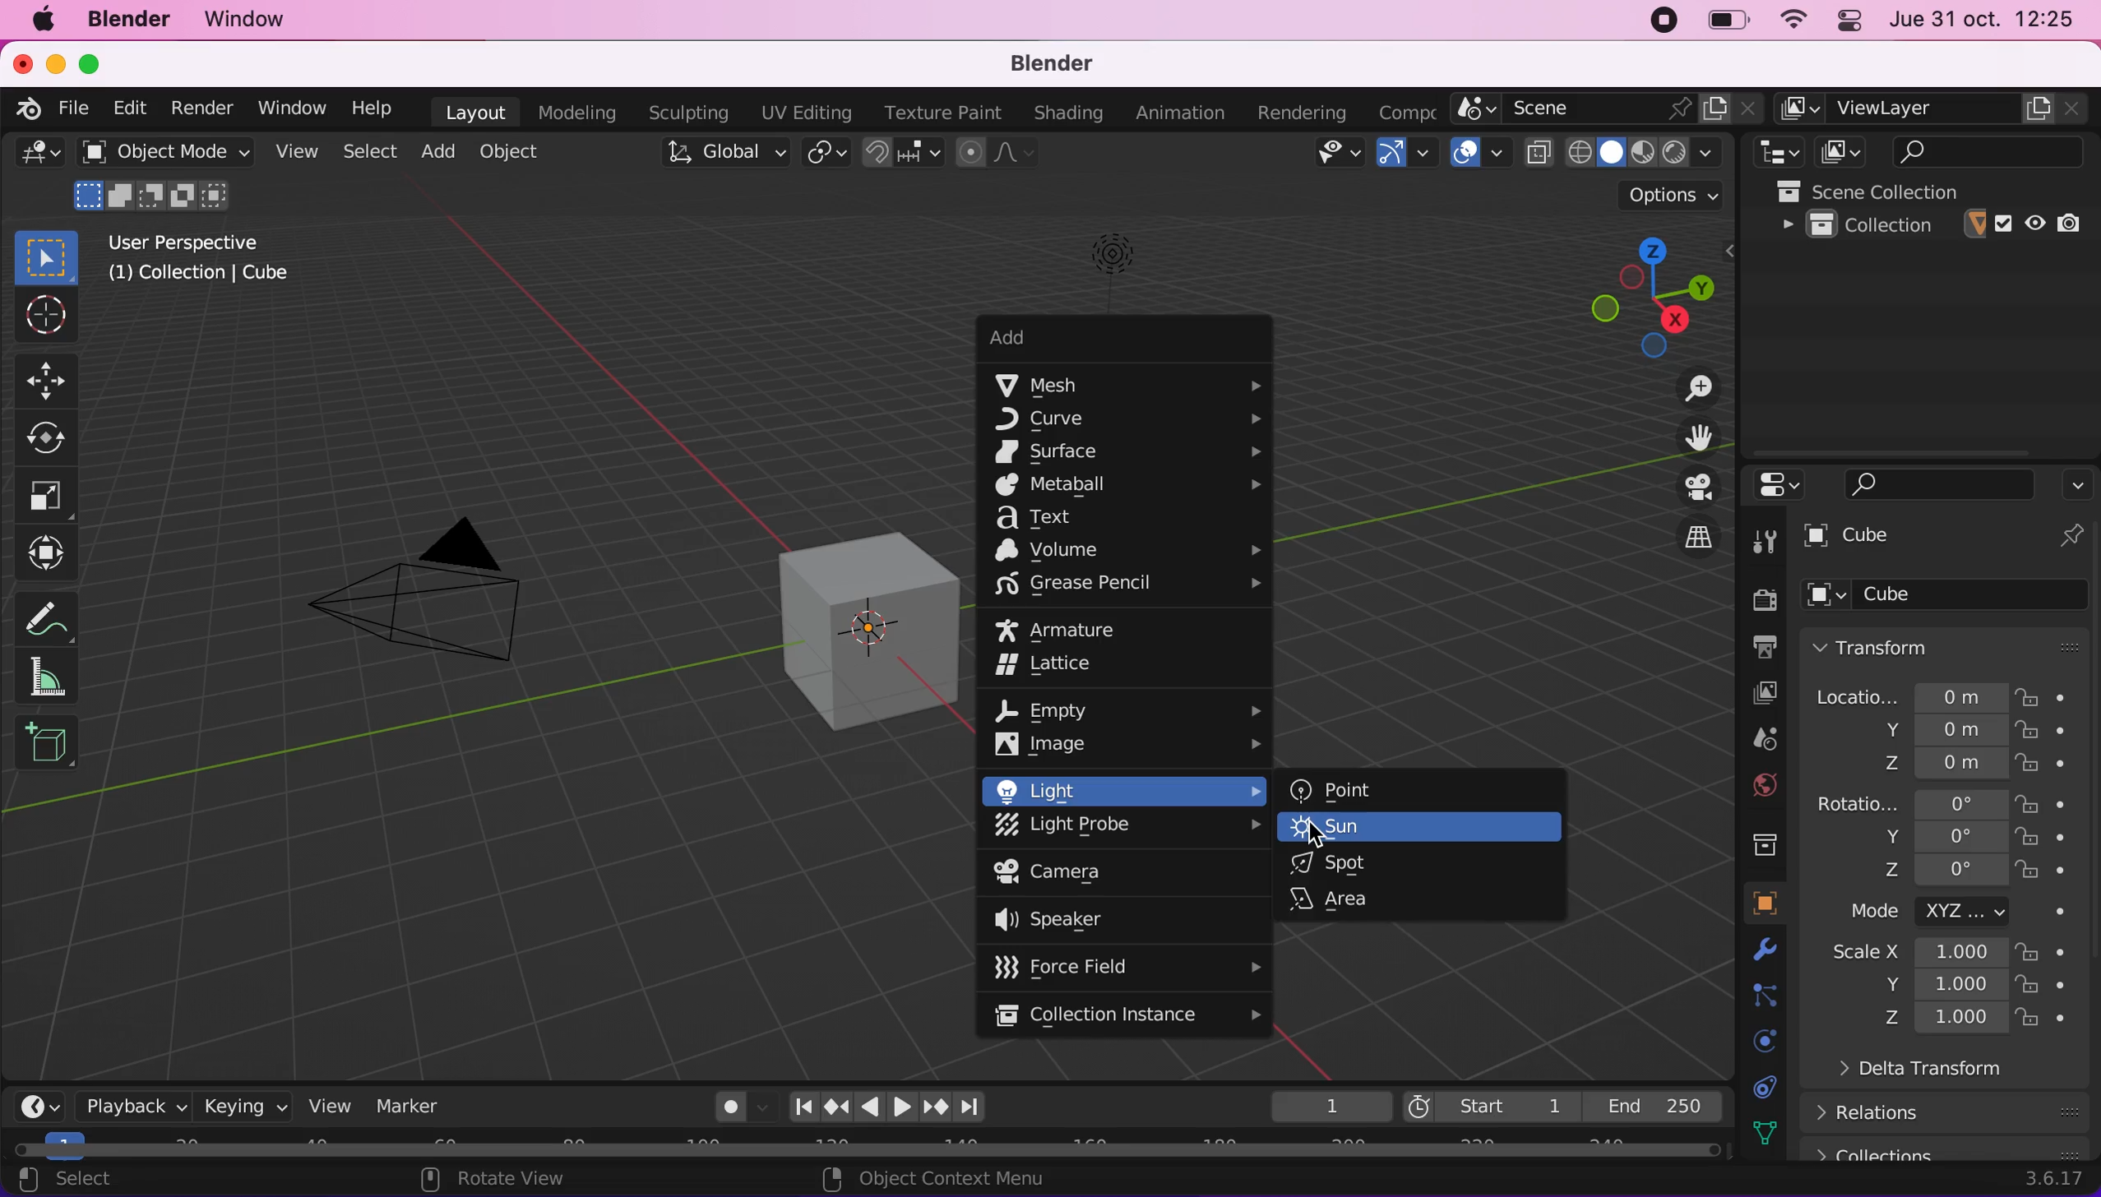 This screenshot has width=2101, height=1197. Describe the element at coordinates (835, 1110) in the screenshot. I see `Jump to keyframe` at that location.